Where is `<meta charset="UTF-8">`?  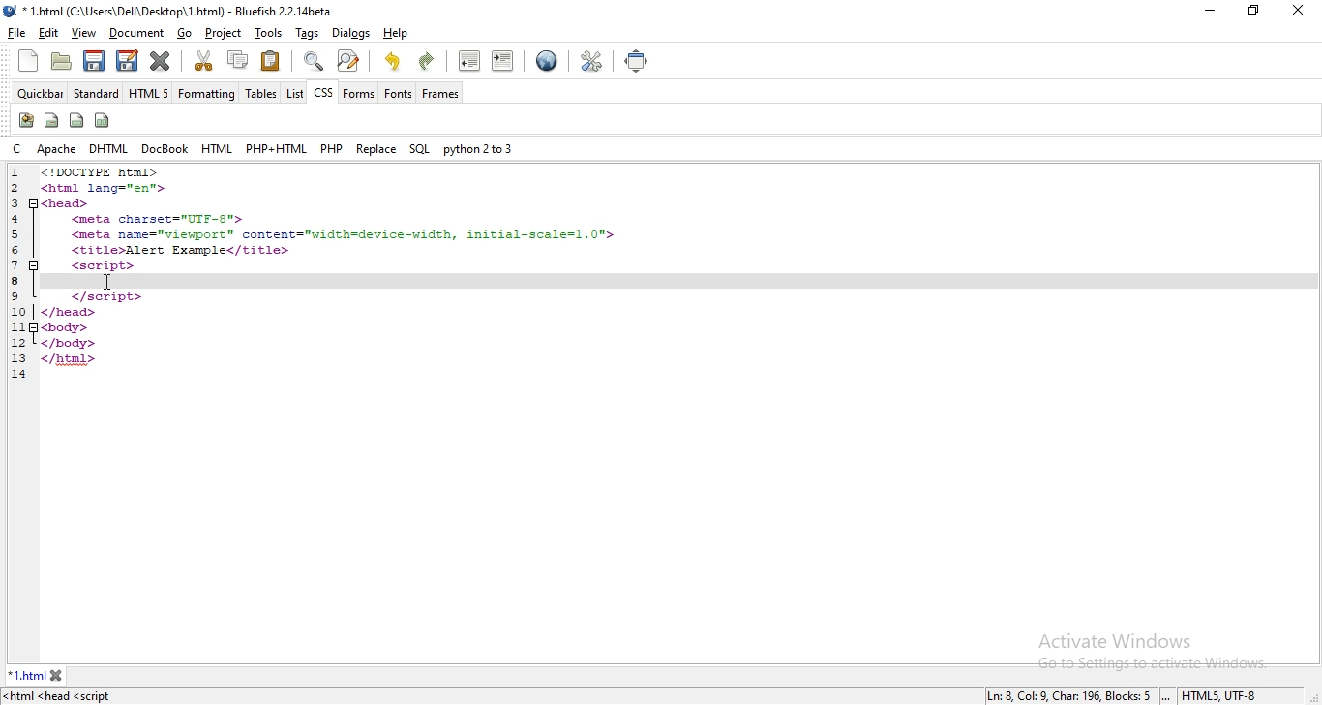
<meta charset="UTF-8"> is located at coordinates (161, 220).